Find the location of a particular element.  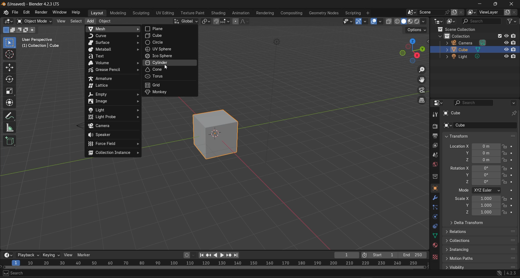

jump to end point is located at coordinates (237, 255).